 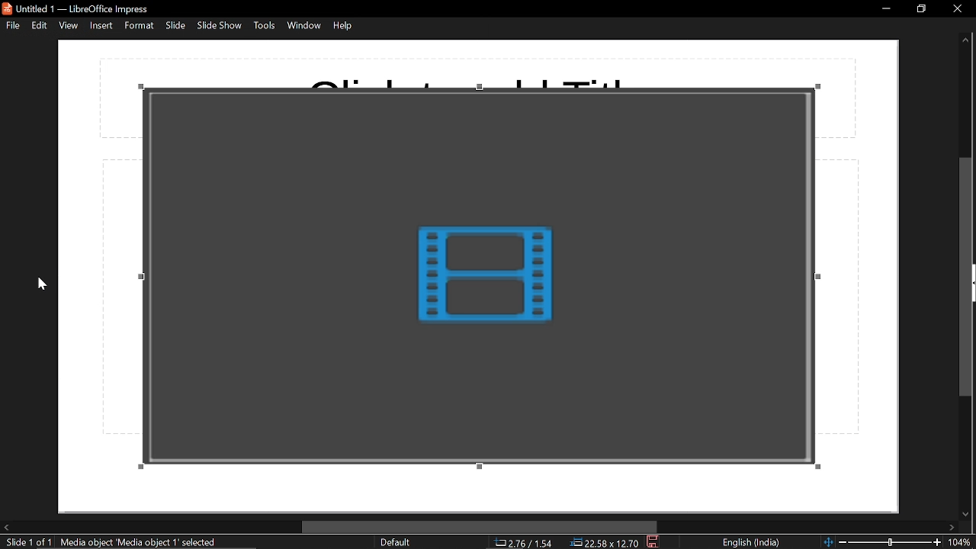 What do you see at coordinates (882, 543) in the screenshot?
I see `zoom change` at bounding box center [882, 543].